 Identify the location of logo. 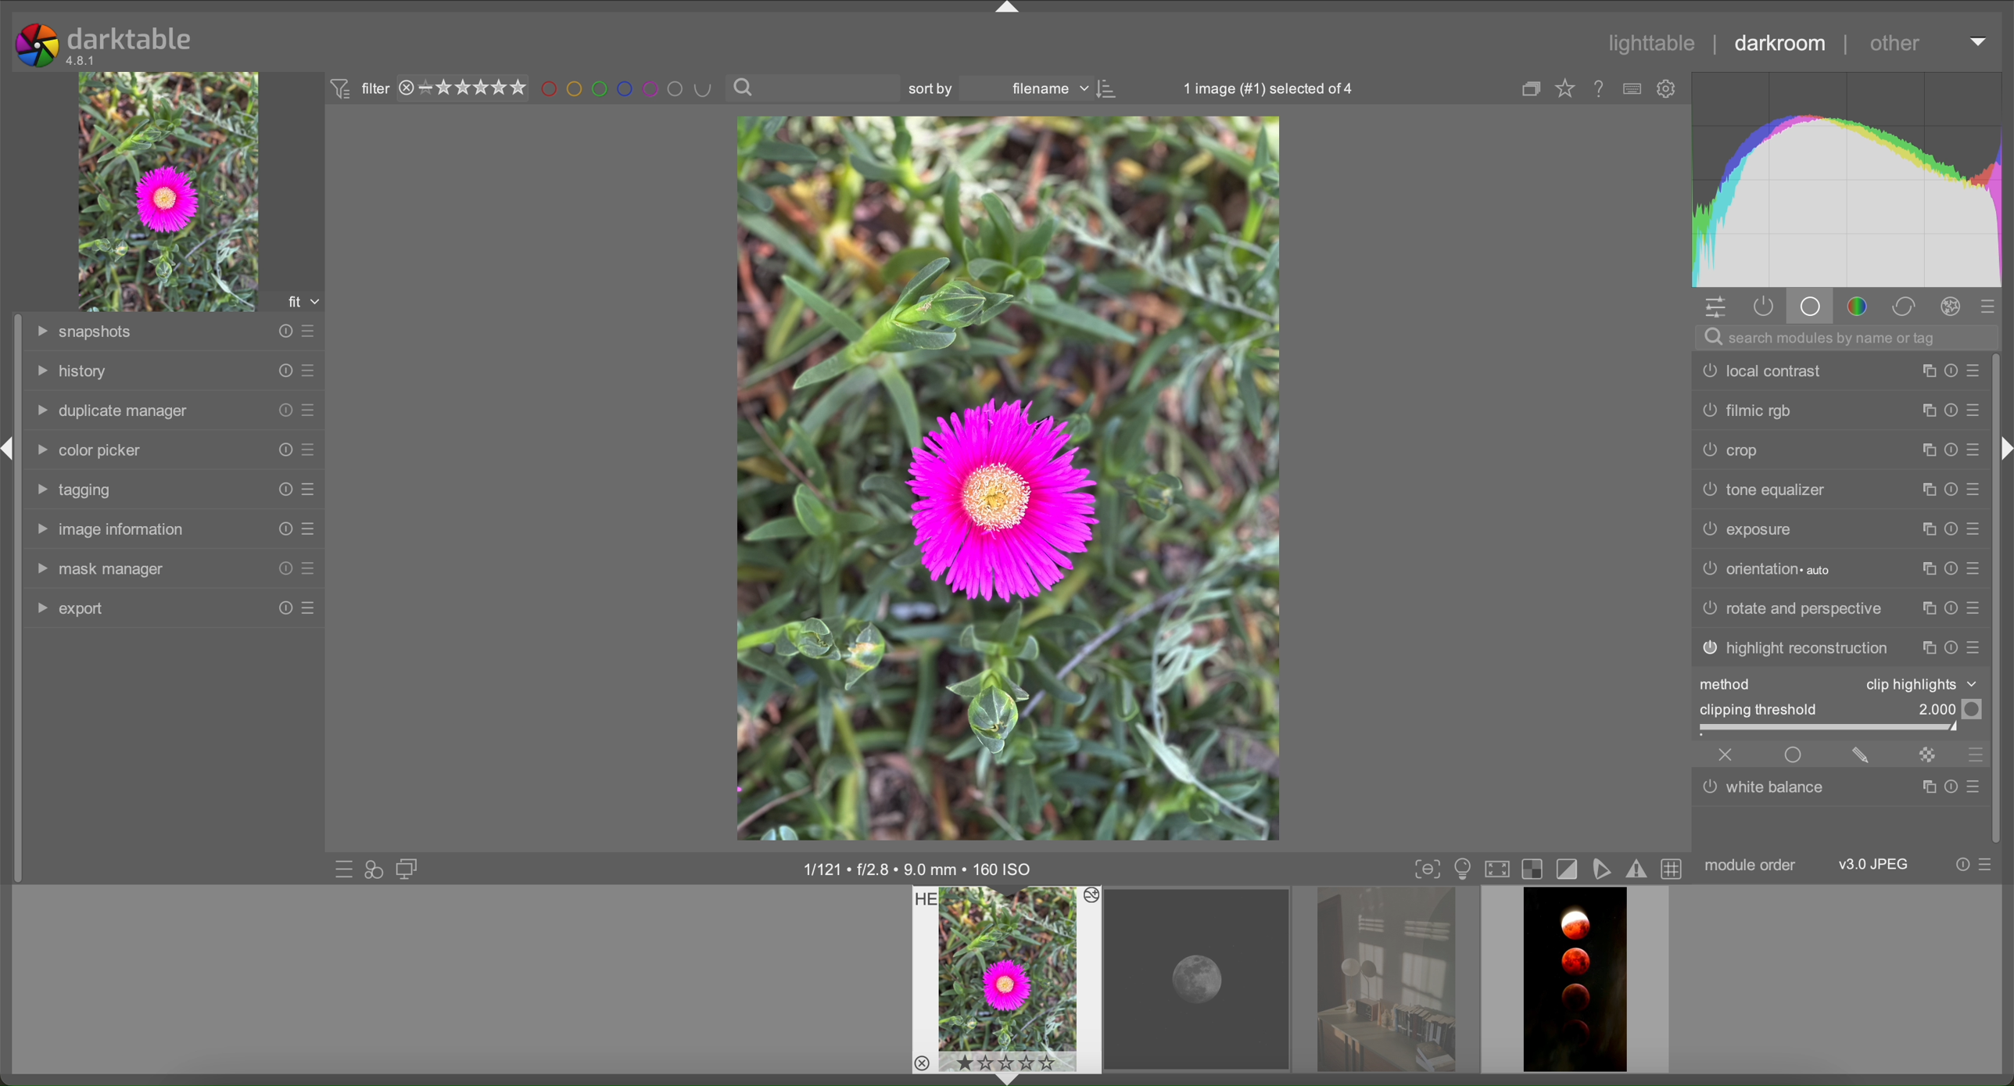
(37, 45).